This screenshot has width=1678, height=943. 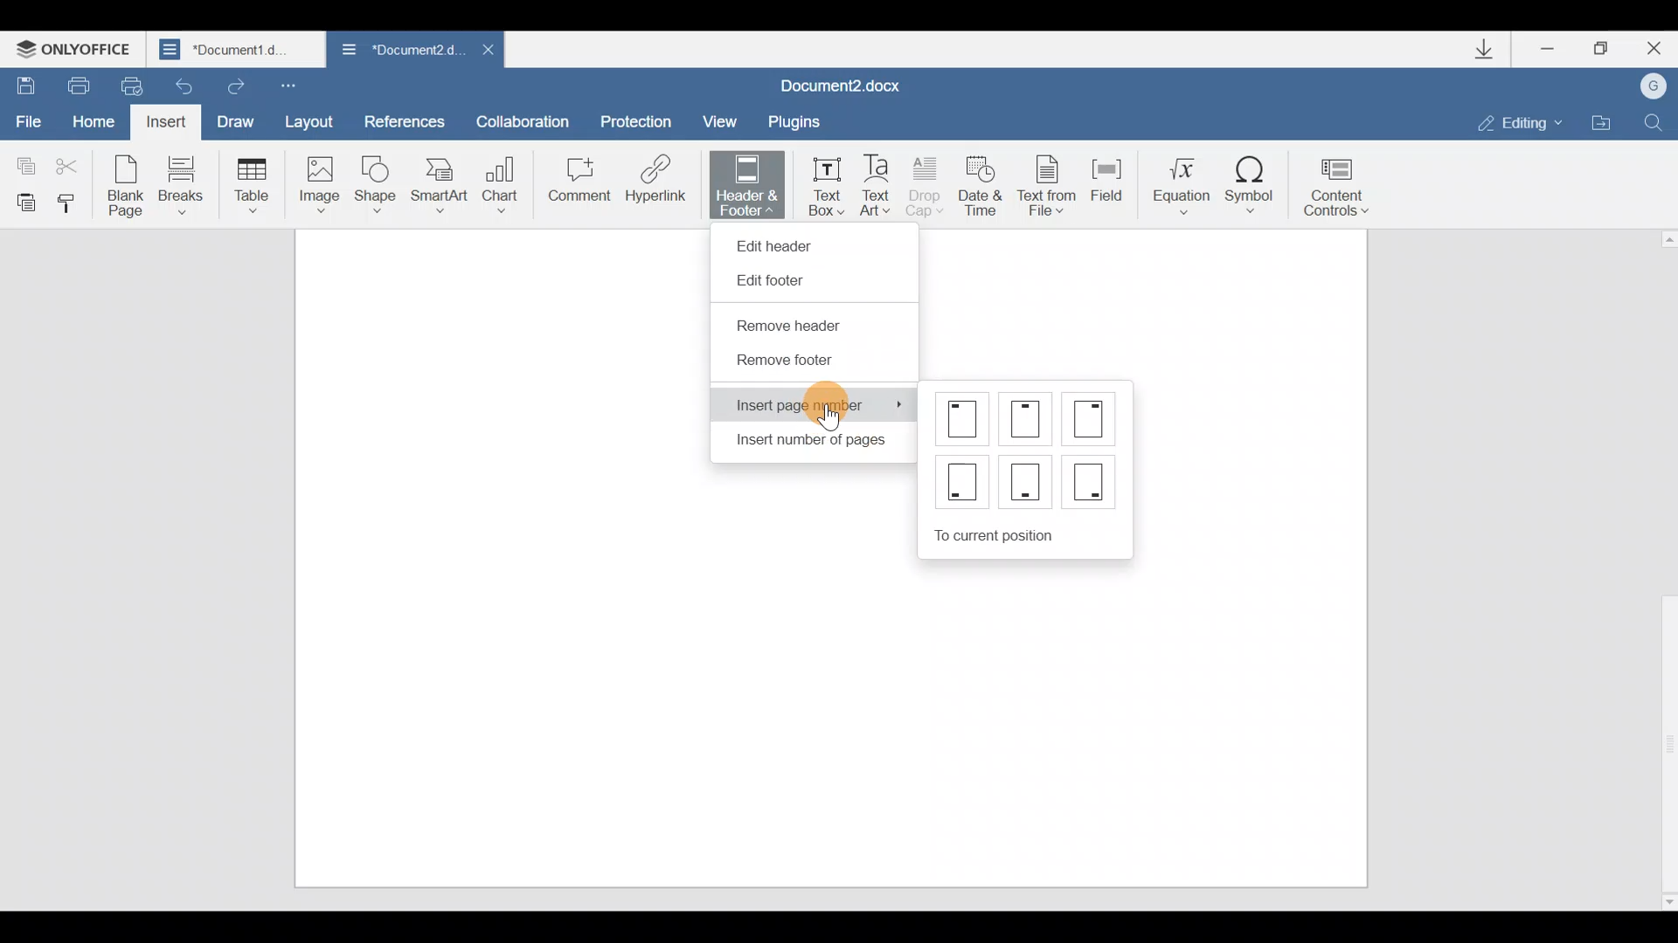 I want to click on Protection, so click(x=636, y=114).